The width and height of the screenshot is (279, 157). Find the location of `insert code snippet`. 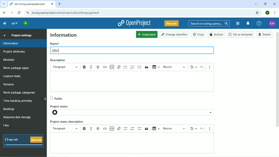

insert code snippet is located at coordinates (112, 128).